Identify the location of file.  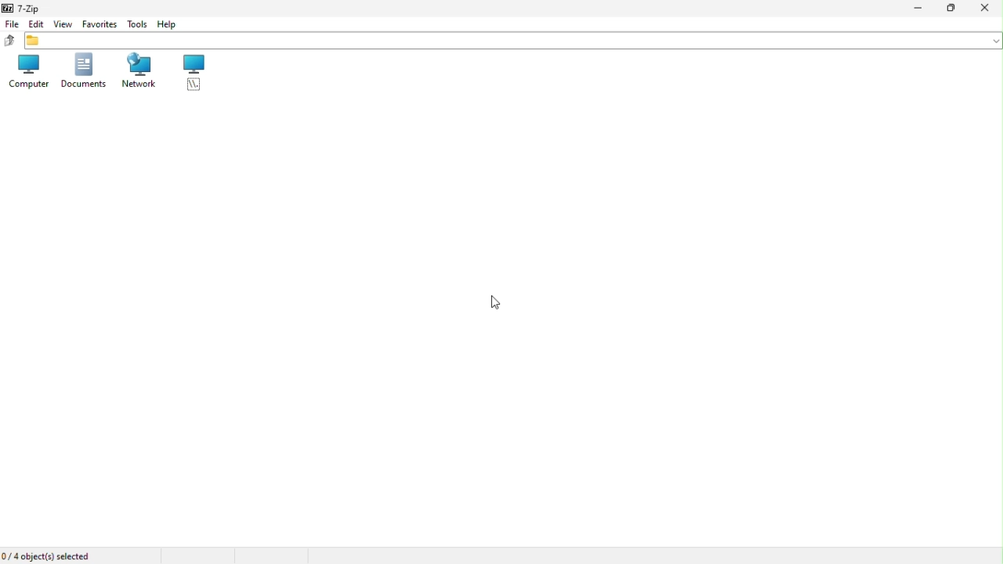
(10, 23).